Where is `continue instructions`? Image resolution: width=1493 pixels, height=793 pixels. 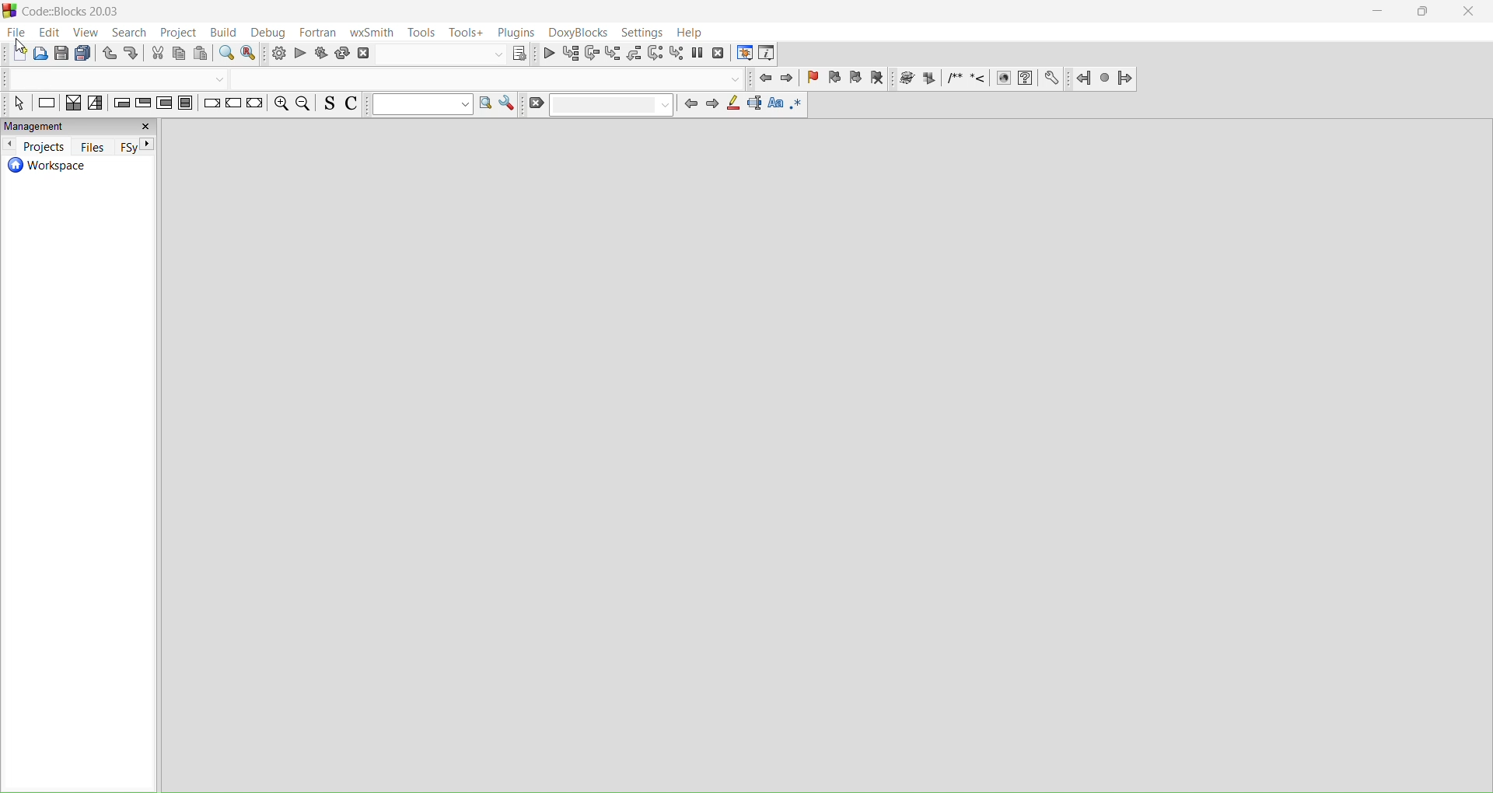
continue instructions is located at coordinates (233, 107).